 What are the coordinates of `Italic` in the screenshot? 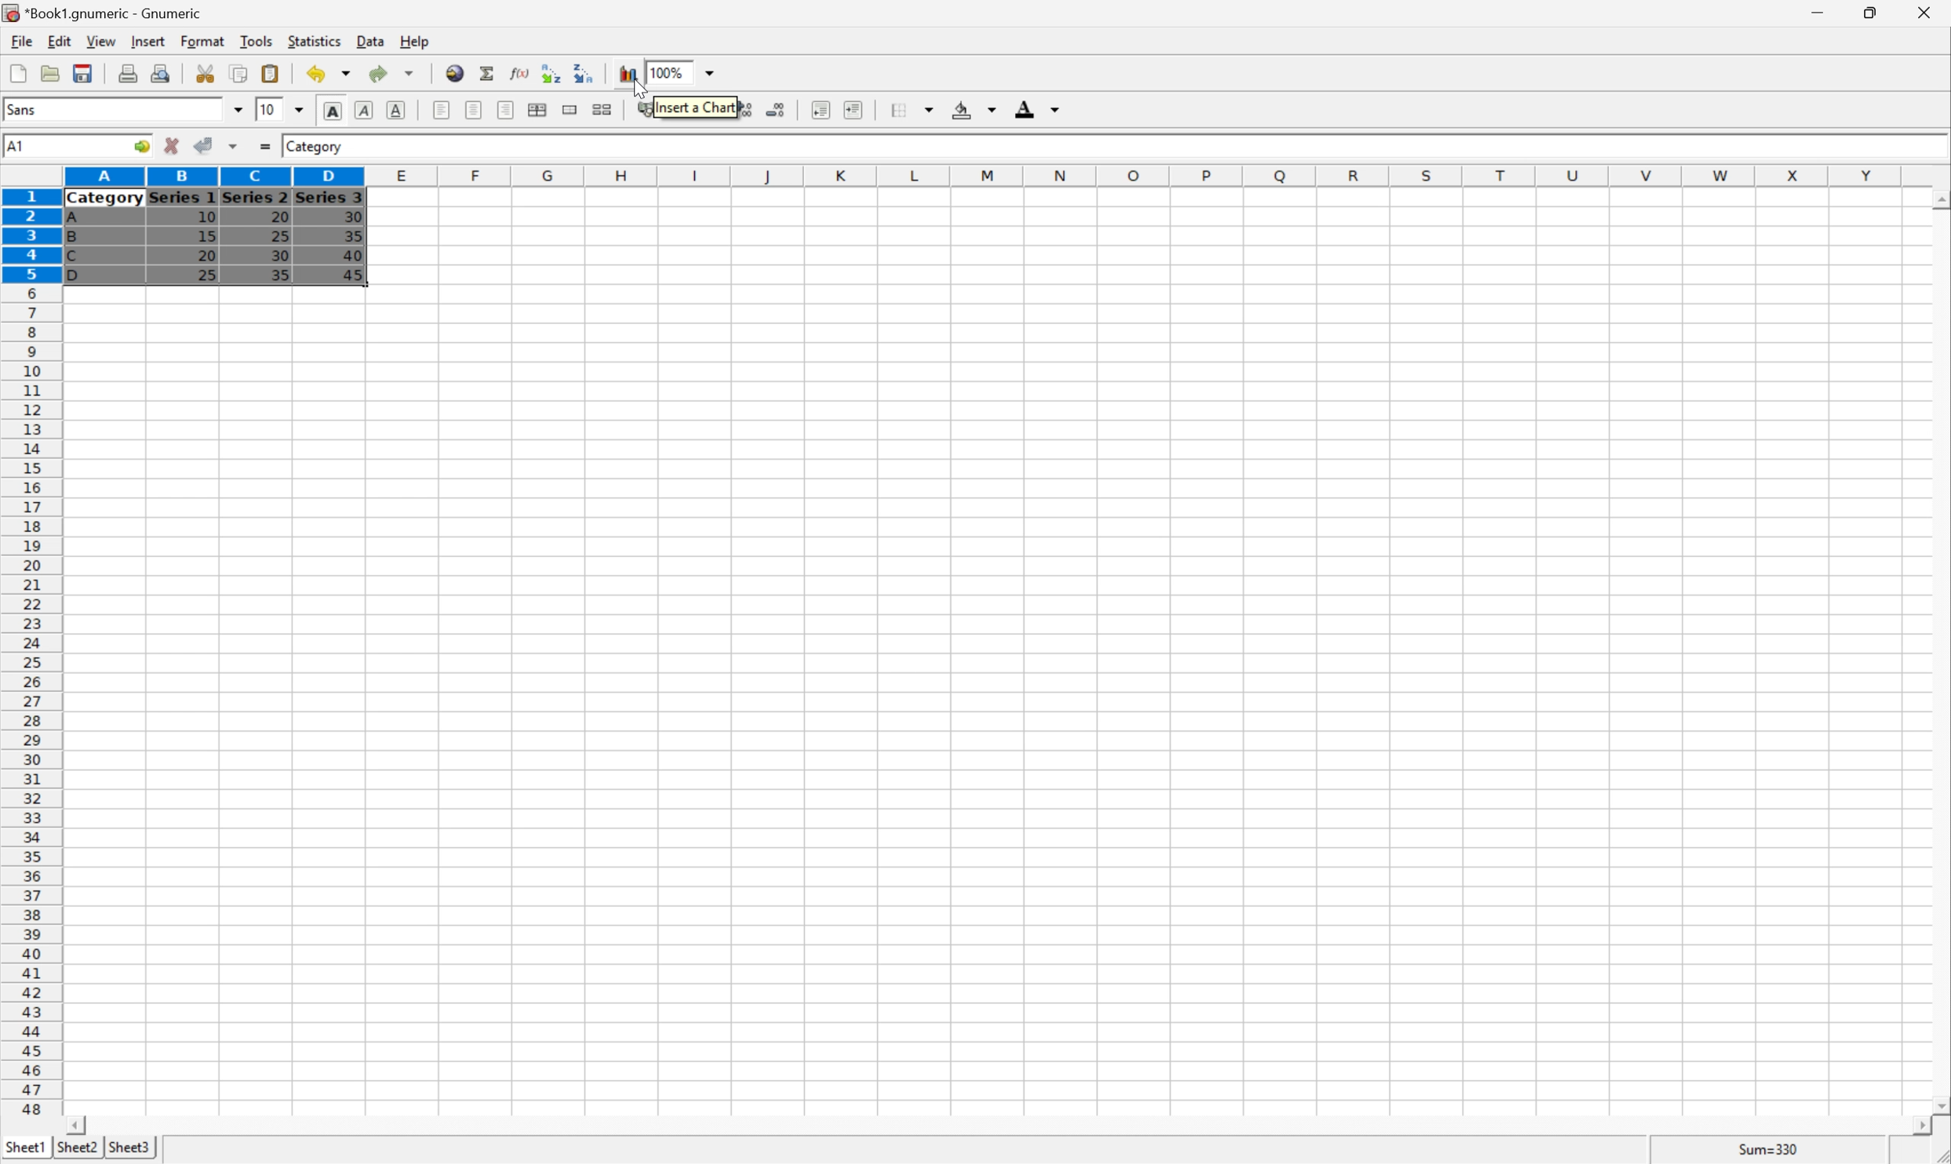 It's located at (363, 110).